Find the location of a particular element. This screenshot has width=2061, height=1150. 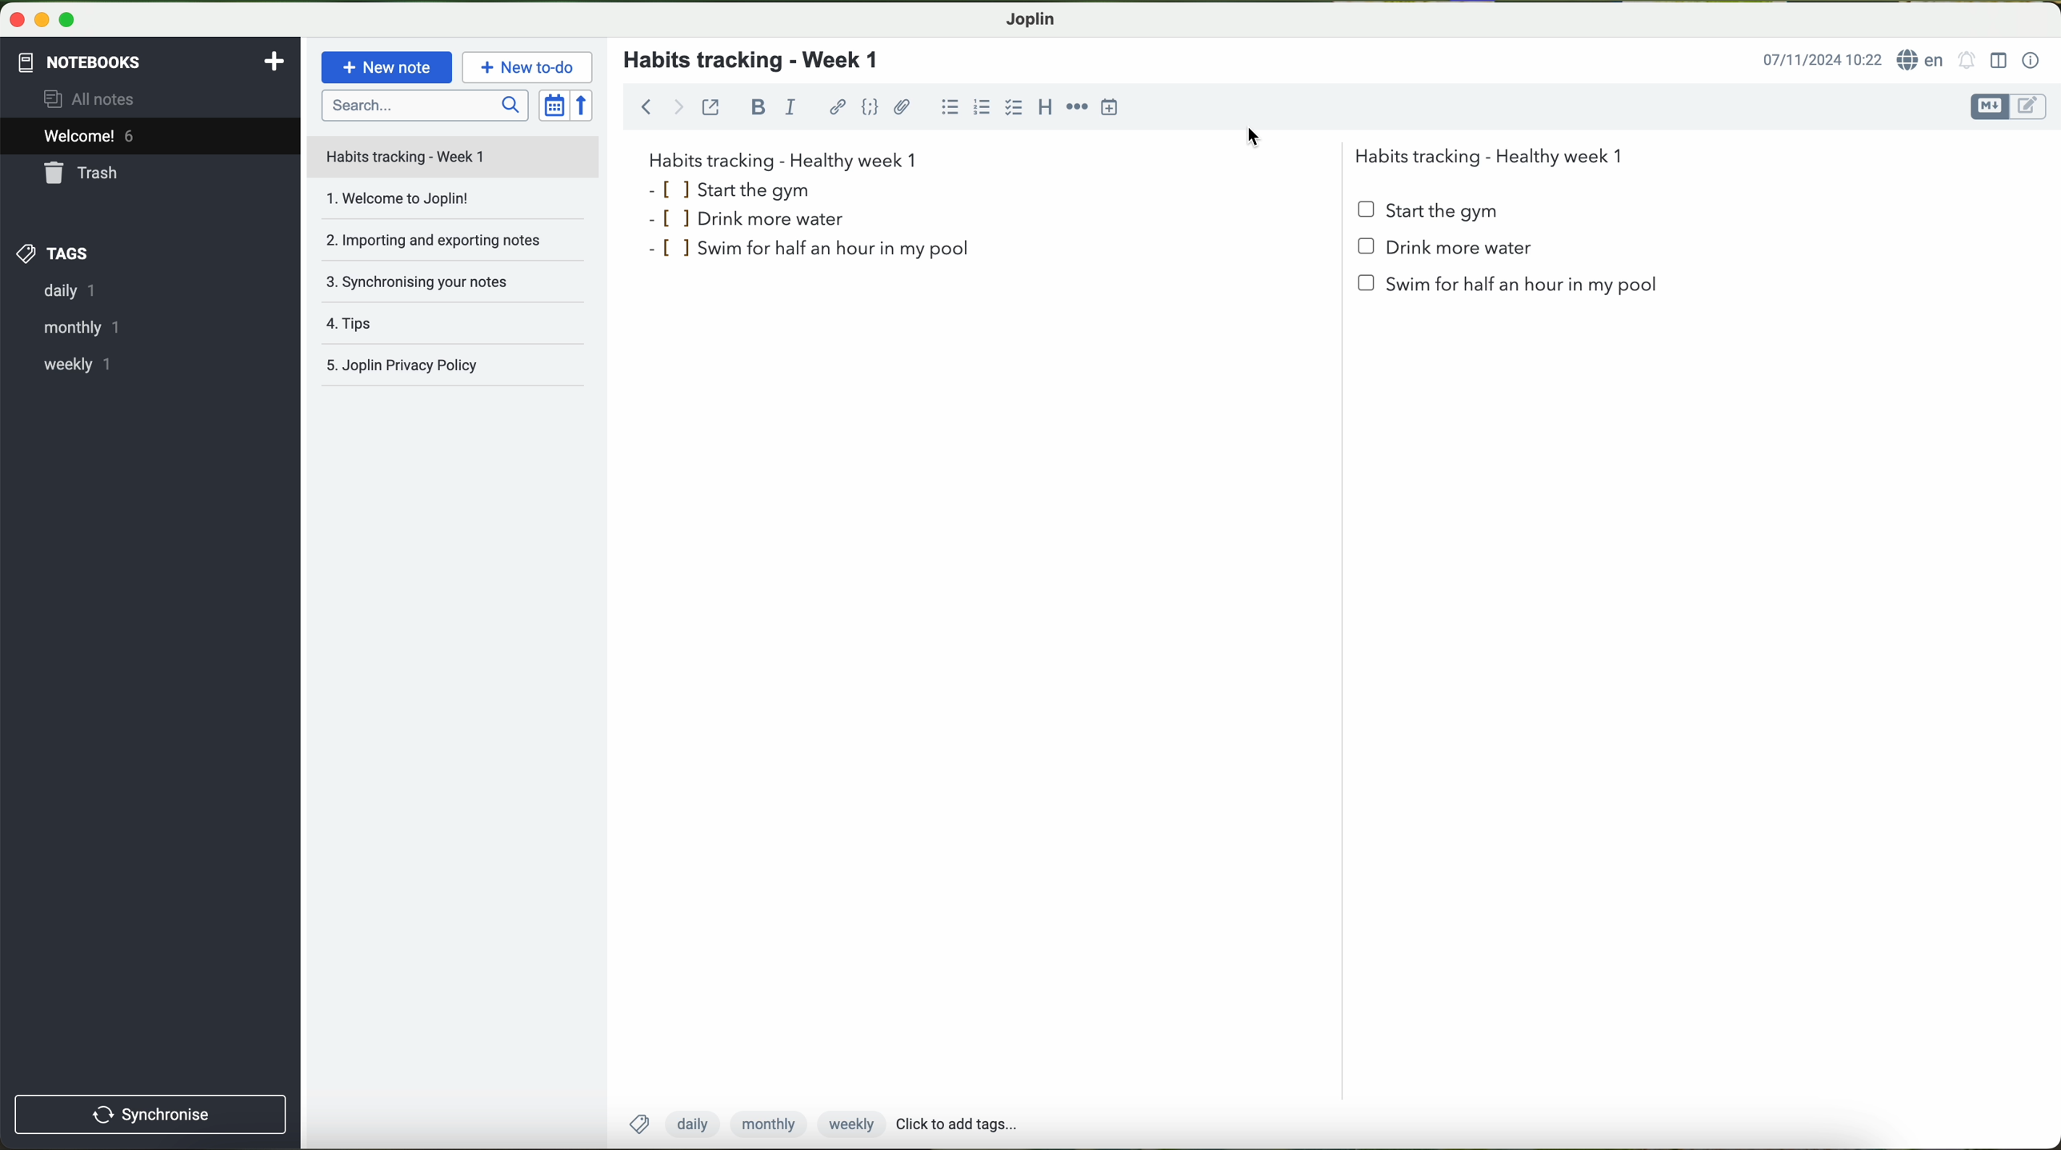

monthly is located at coordinates (765, 1124).